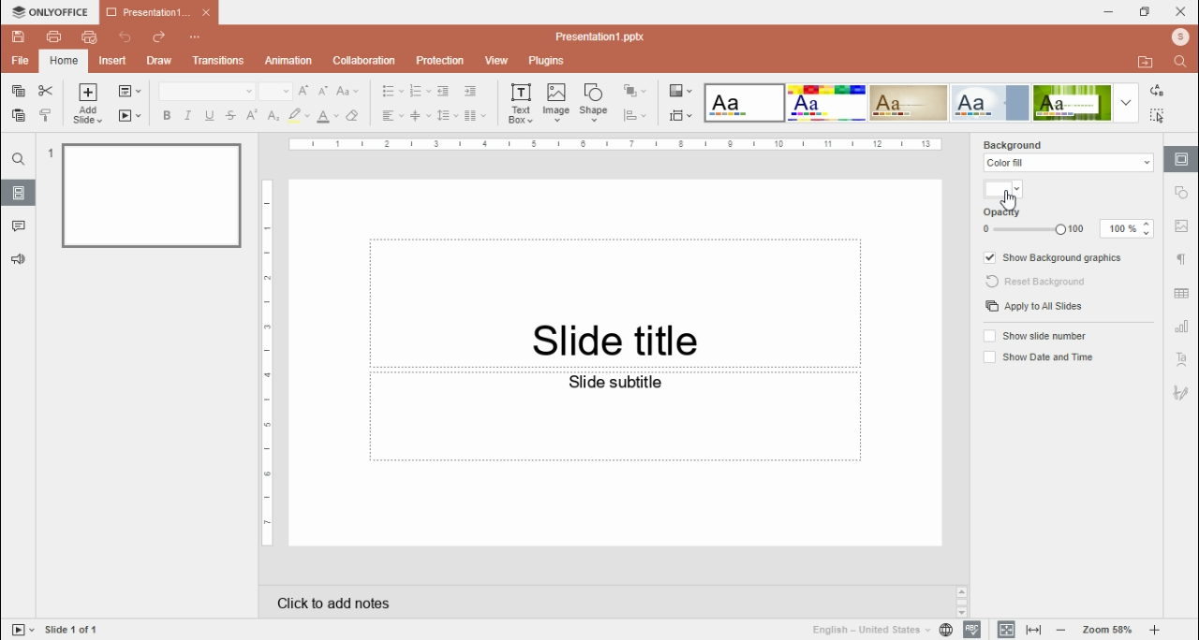 The height and width of the screenshot is (640, 1199). Describe the element at coordinates (19, 193) in the screenshot. I see `slides` at that location.